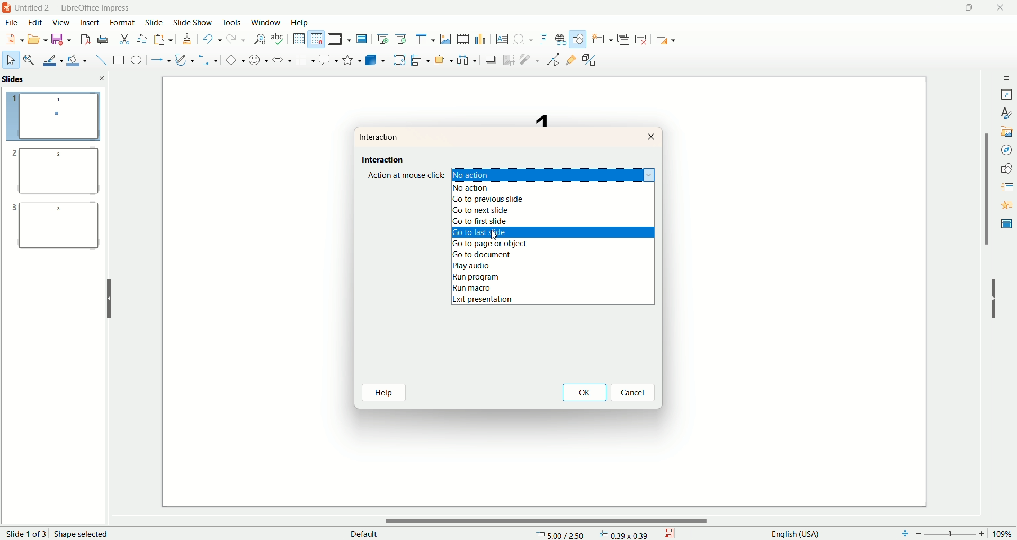 This screenshot has width=1017, height=540. What do you see at coordinates (11, 62) in the screenshot?
I see `select` at bounding box center [11, 62].